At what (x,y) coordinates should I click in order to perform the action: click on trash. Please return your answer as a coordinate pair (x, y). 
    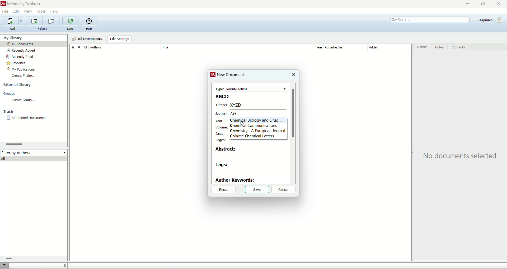
    Looking at the image, I should click on (9, 112).